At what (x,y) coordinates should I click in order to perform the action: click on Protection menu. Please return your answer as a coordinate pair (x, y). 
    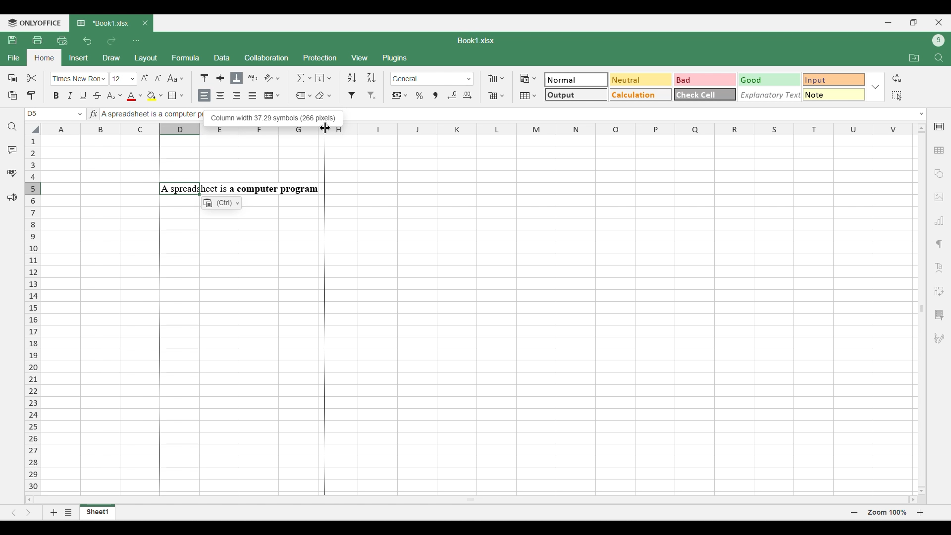
    Looking at the image, I should click on (319, 57).